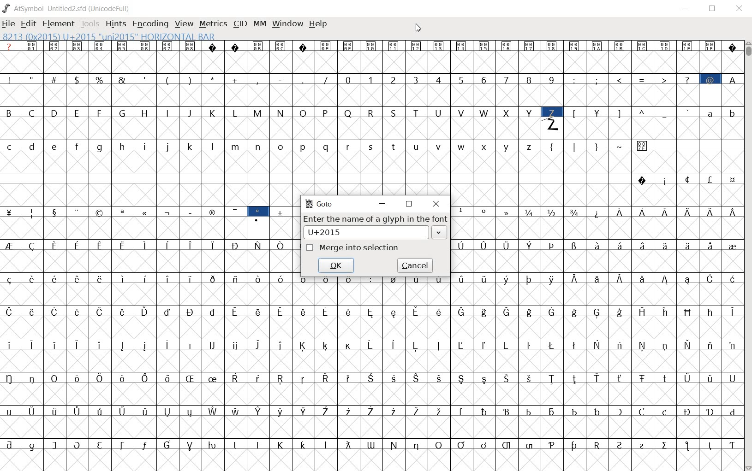 The image size is (752, 471). Describe the element at coordinates (353, 247) in the screenshot. I see `MERGE INTO SELECTION` at that location.